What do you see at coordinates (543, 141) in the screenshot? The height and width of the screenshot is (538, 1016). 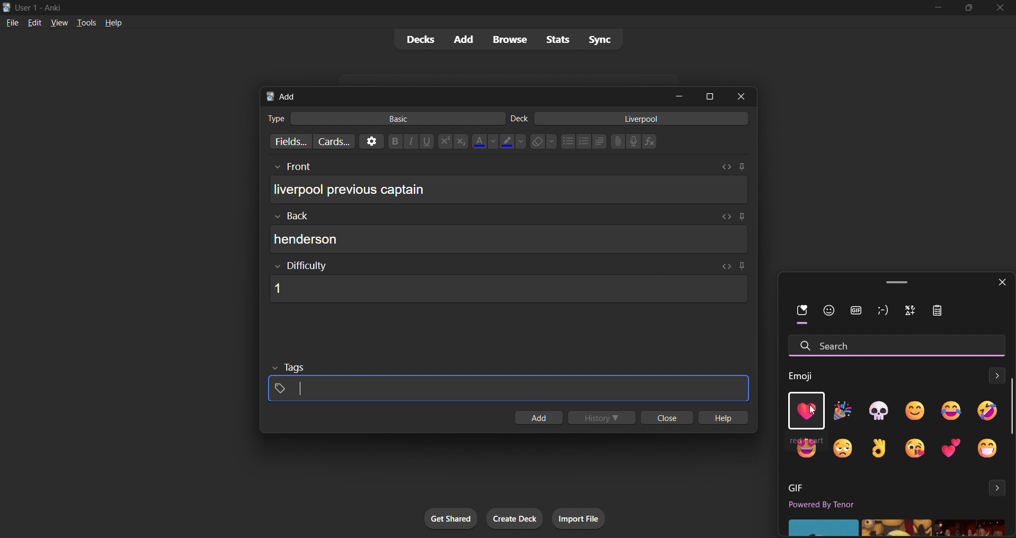 I see `clear` at bounding box center [543, 141].